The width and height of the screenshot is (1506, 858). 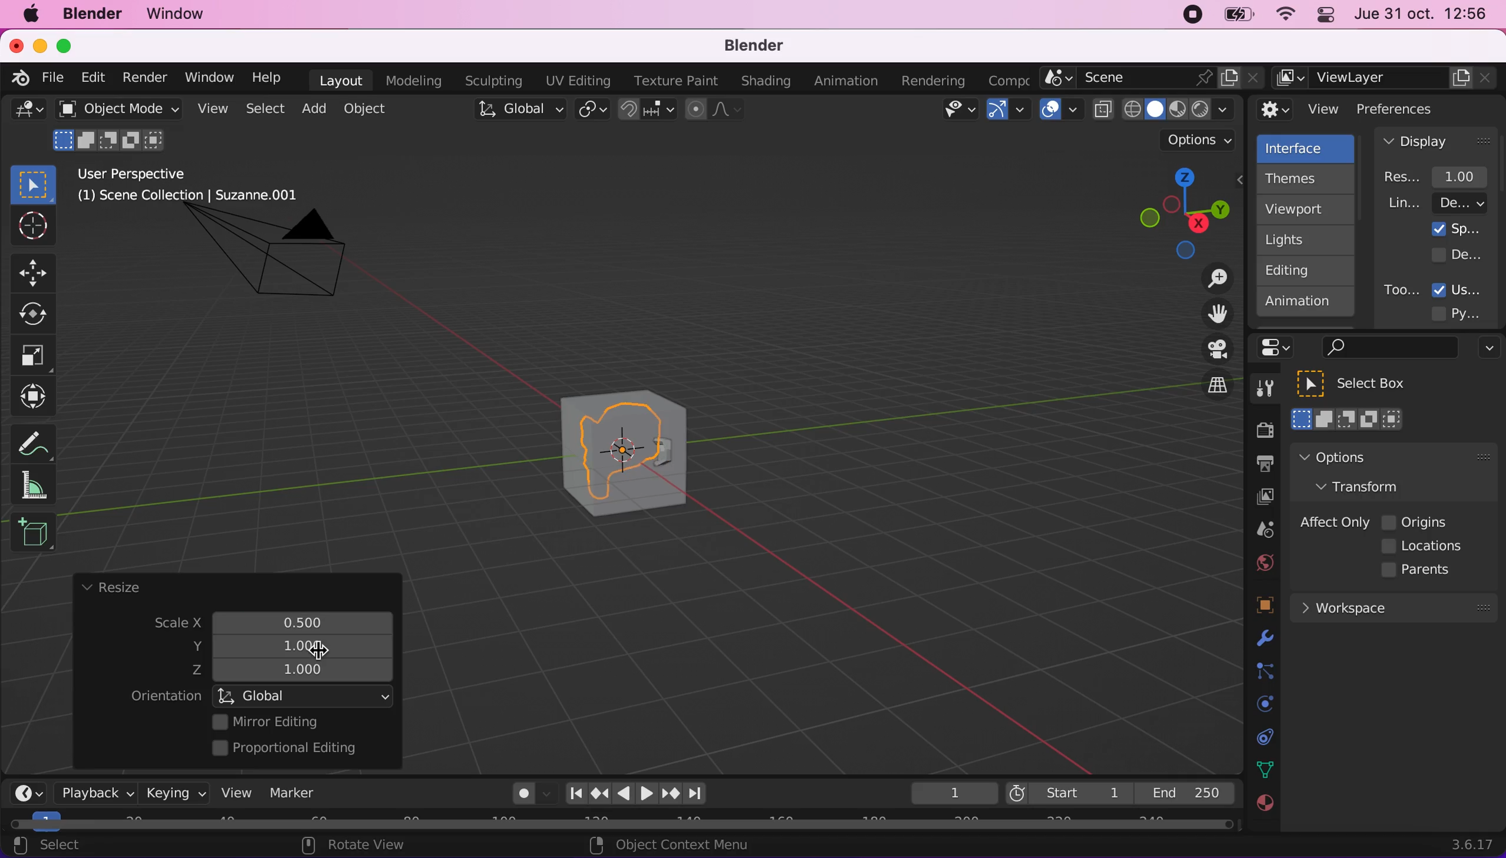 I want to click on rendering, so click(x=934, y=81).